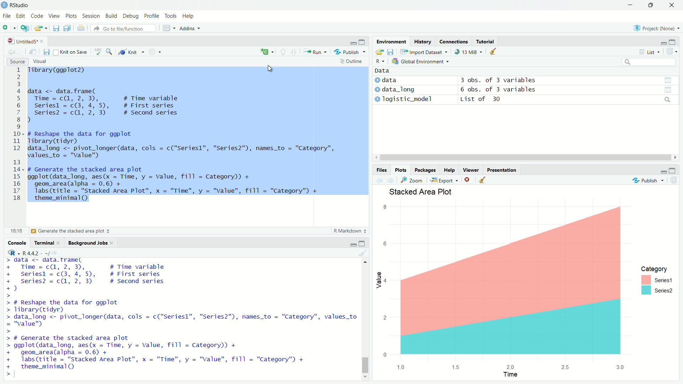 This screenshot has width=683, height=384. What do you see at coordinates (44, 61) in the screenshot?
I see `Visual` at bounding box center [44, 61].